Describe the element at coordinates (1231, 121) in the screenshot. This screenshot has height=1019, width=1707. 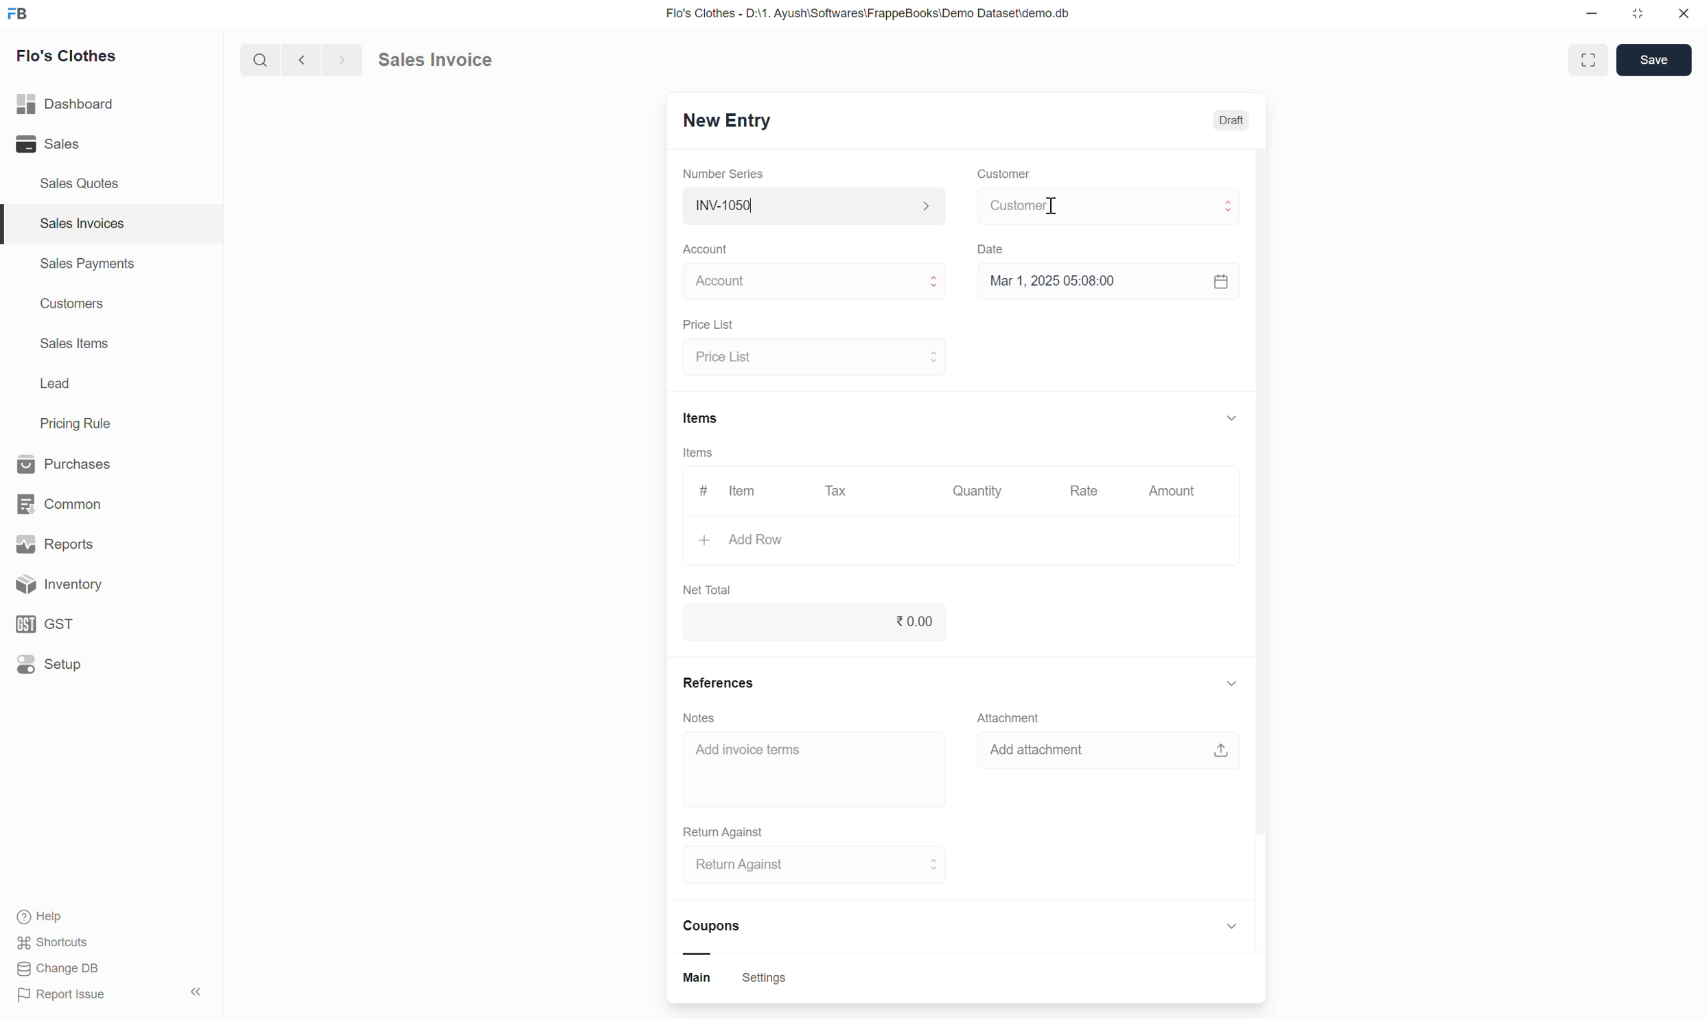
I see `Draft` at that location.